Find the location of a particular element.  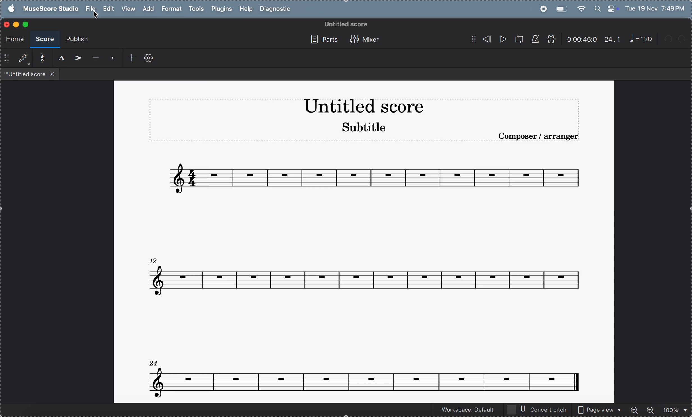

staccato is located at coordinates (111, 59).